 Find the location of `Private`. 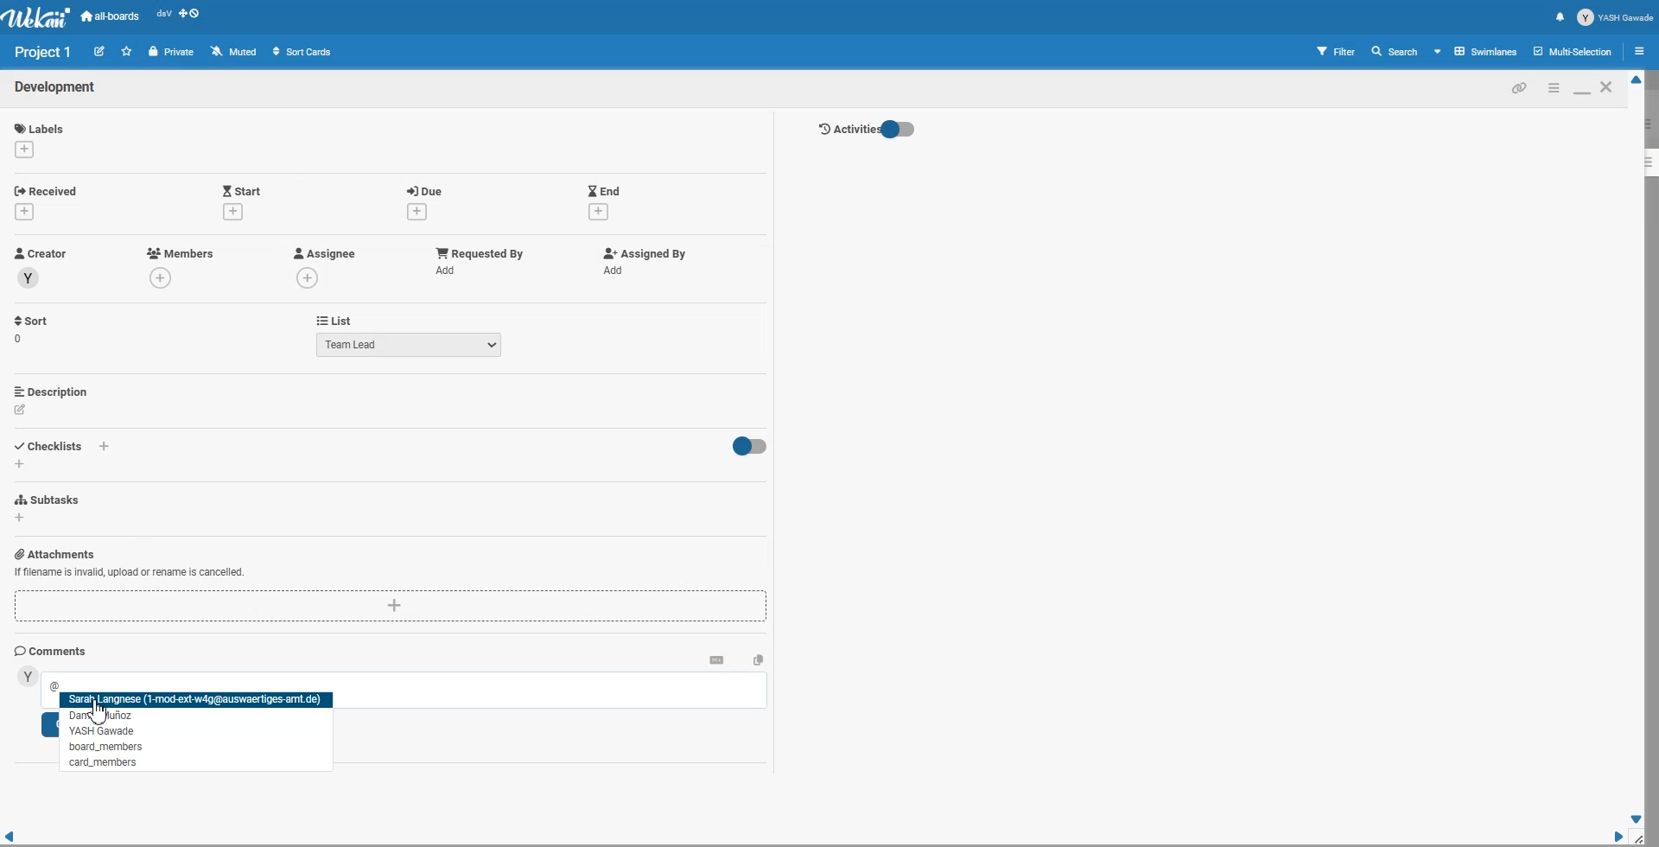

Private is located at coordinates (172, 52).